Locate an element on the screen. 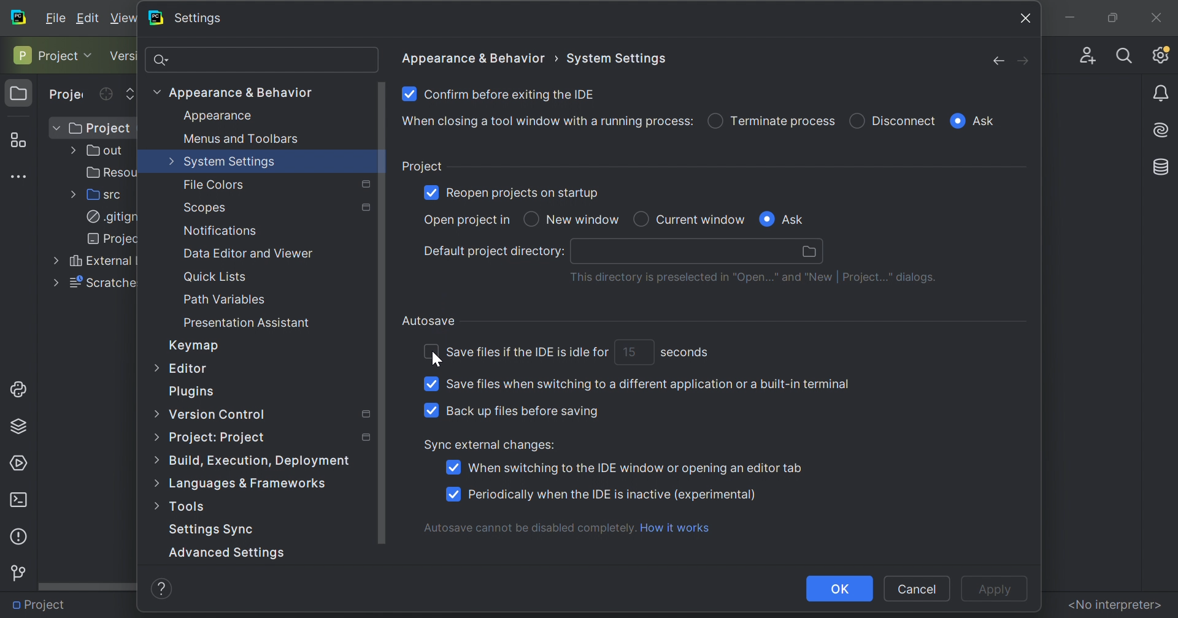 The height and width of the screenshot is (618, 1178). Checkbox is located at coordinates (957, 121).